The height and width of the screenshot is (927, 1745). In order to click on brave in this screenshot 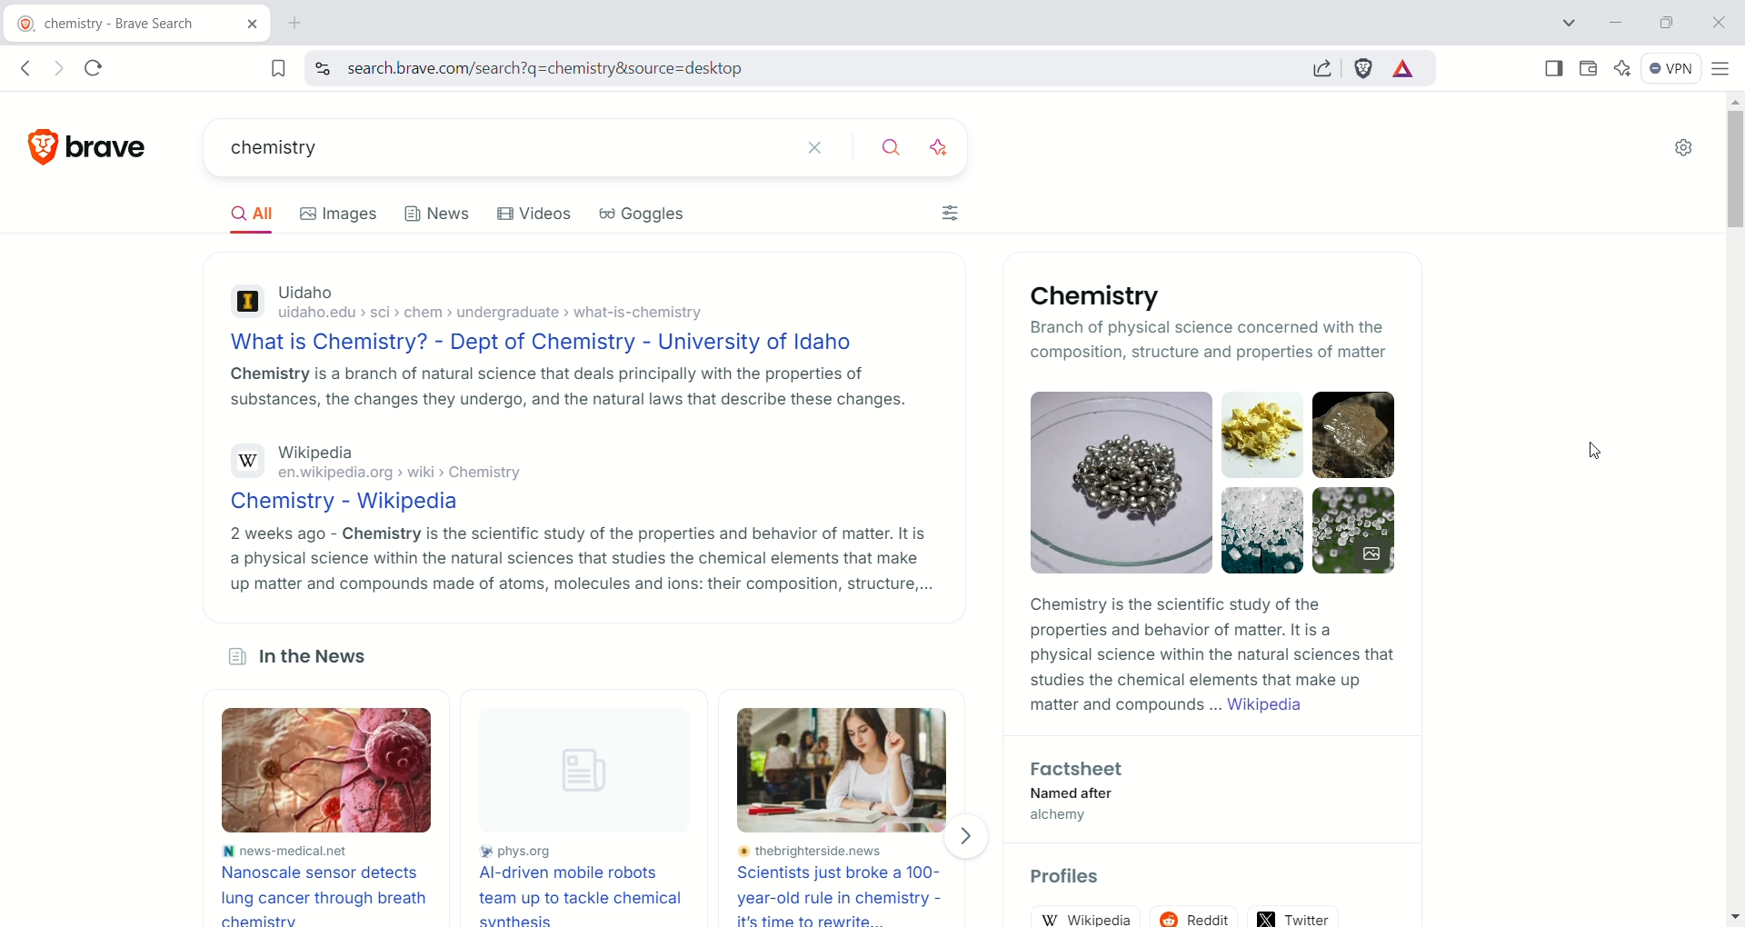, I will do `click(114, 141)`.